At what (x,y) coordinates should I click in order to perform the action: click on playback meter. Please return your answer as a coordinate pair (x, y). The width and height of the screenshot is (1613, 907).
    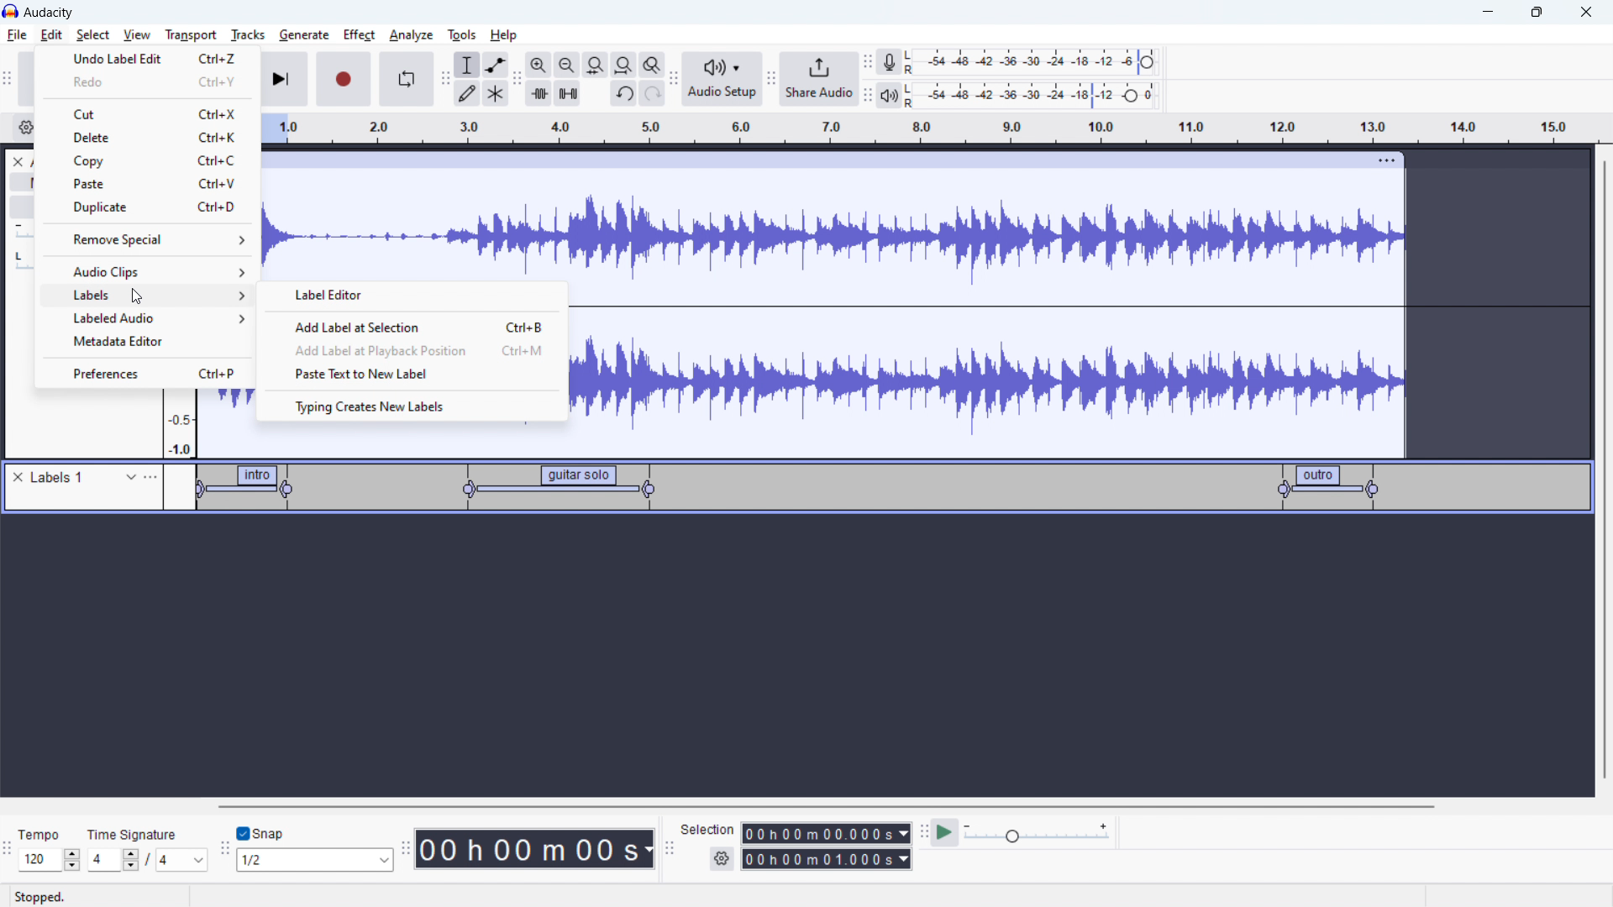
    Looking at the image, I should click on (888, 97).